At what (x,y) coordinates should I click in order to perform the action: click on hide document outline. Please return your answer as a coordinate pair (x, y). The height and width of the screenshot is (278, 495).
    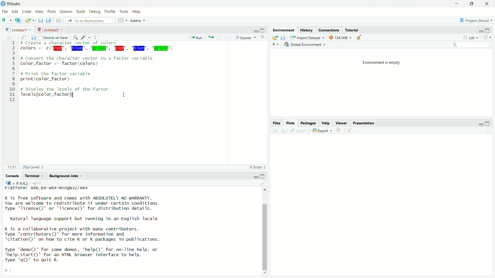
    Looking at the image, I should click on (262, 37).